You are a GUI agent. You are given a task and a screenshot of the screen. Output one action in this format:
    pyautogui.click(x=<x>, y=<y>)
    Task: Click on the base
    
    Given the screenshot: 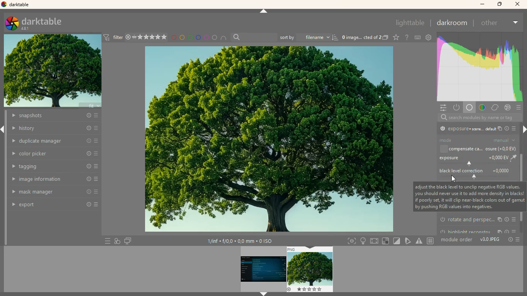 What is the action you would take?
    pyautogui.click(x=470, y=108)
    